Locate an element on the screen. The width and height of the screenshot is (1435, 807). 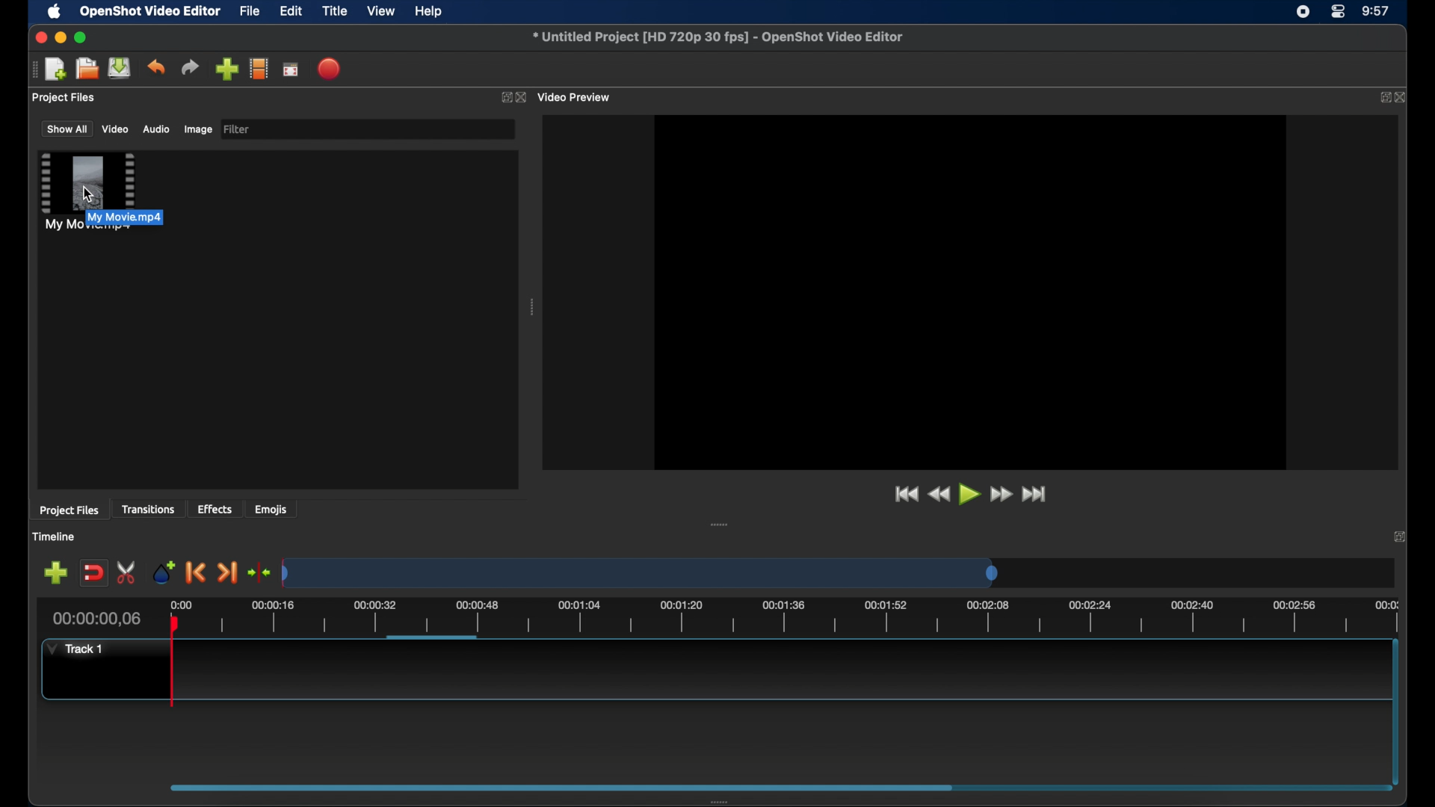
show all is located at coordinates (66, 128).